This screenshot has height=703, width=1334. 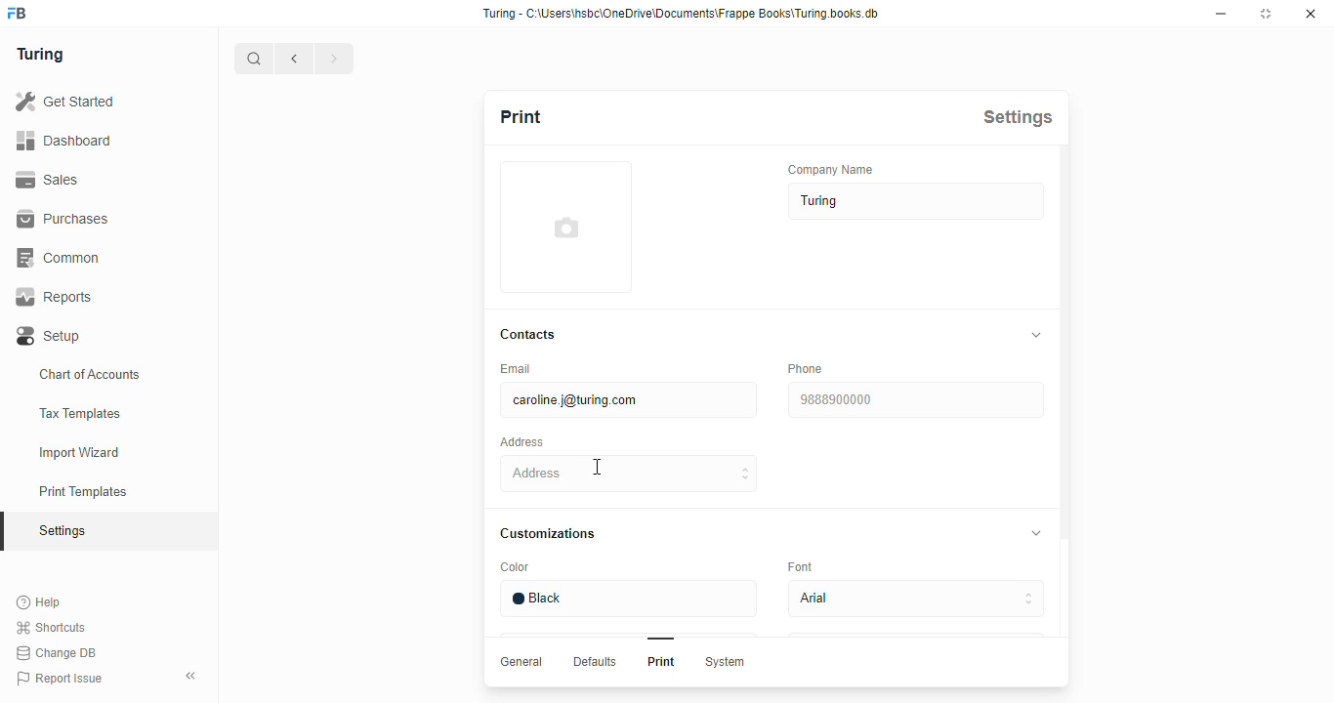 I want to click on sales, so click(x=51, y=180).